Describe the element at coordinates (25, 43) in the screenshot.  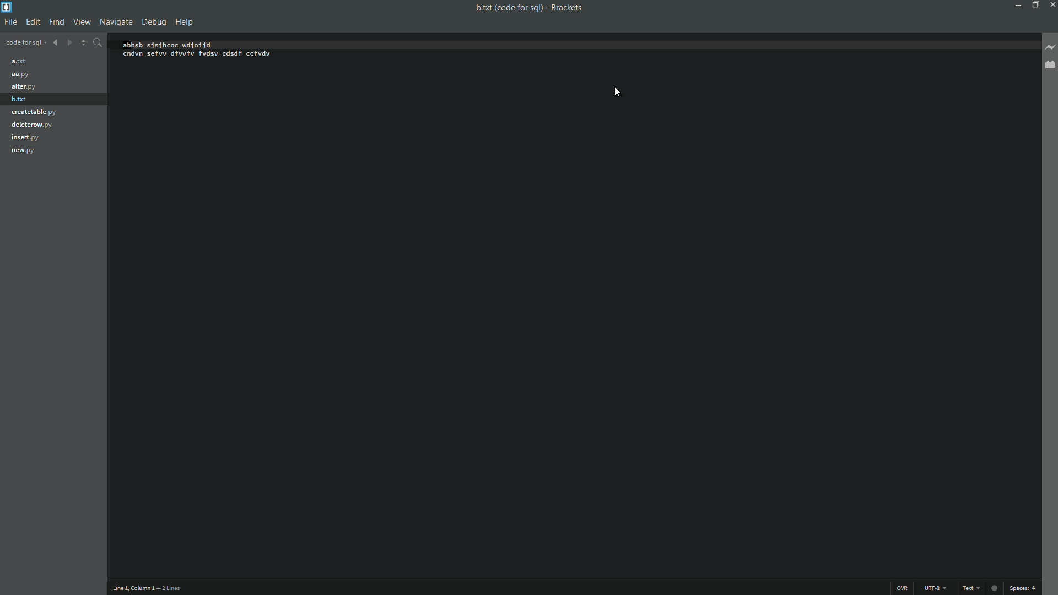
I see `code for sql` at that location.